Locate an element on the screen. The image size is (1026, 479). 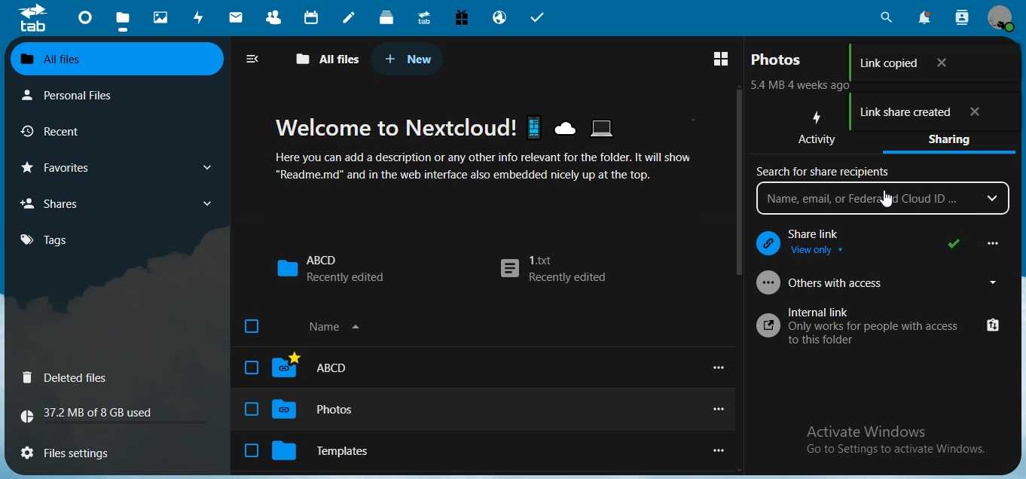
text is located at coordinates (93, 415).